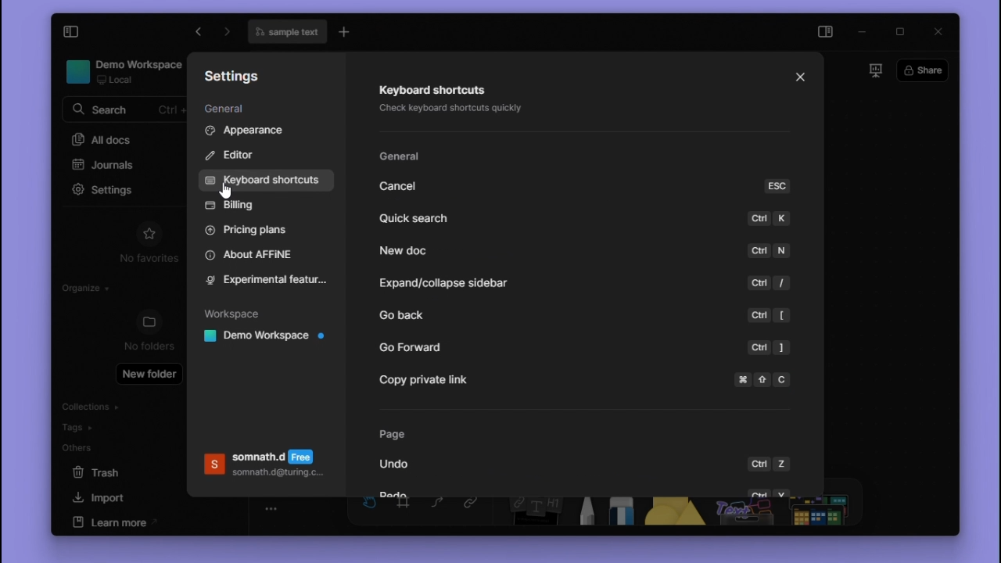 The width and height of the screenshot is (1001, 563). I want to click on side panel, so click(827, 31).